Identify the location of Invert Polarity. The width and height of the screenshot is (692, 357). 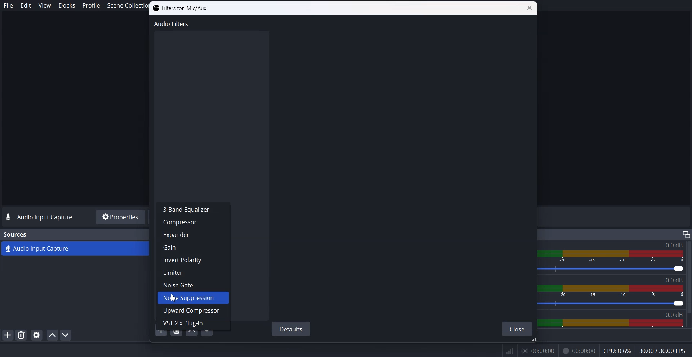
(194, 260).